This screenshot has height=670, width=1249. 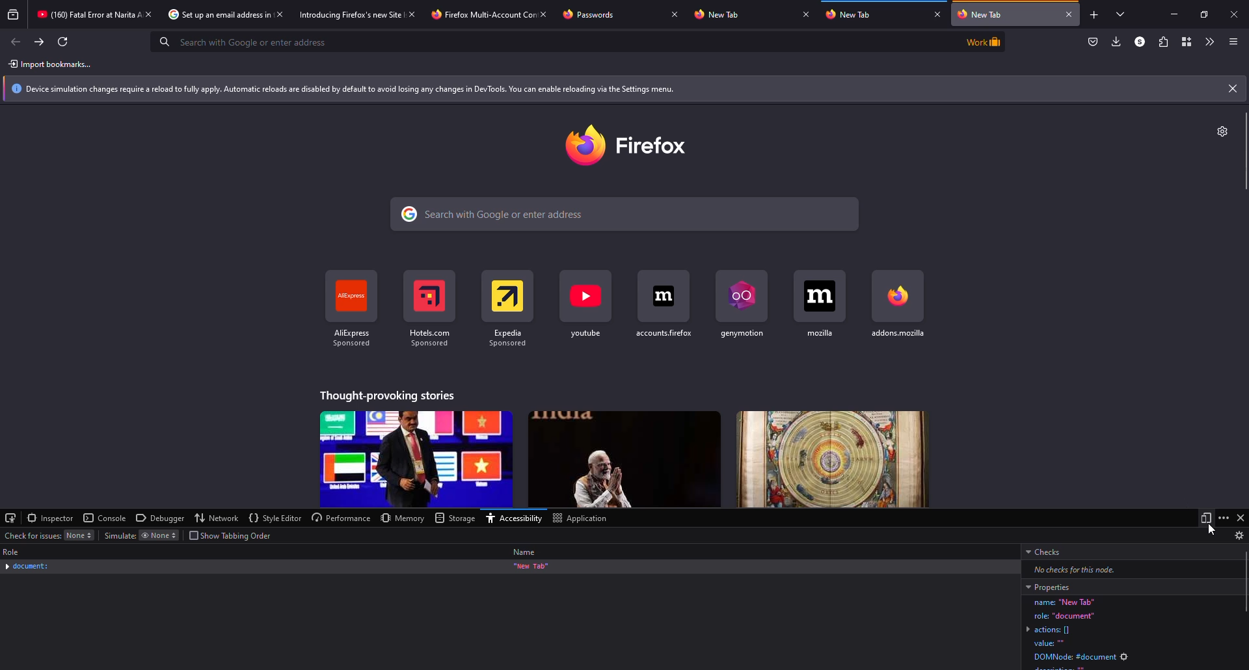 I want to click on settings, so click(x=1223, y=131).